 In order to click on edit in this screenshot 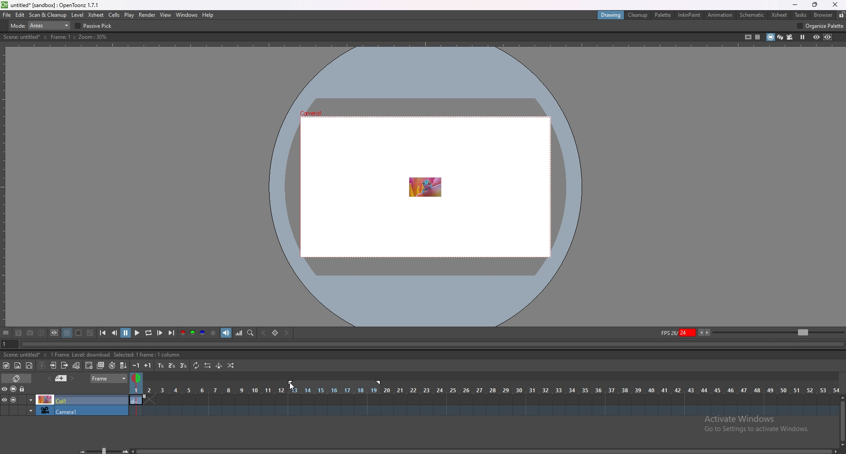, I will do `click(20, 15)`.